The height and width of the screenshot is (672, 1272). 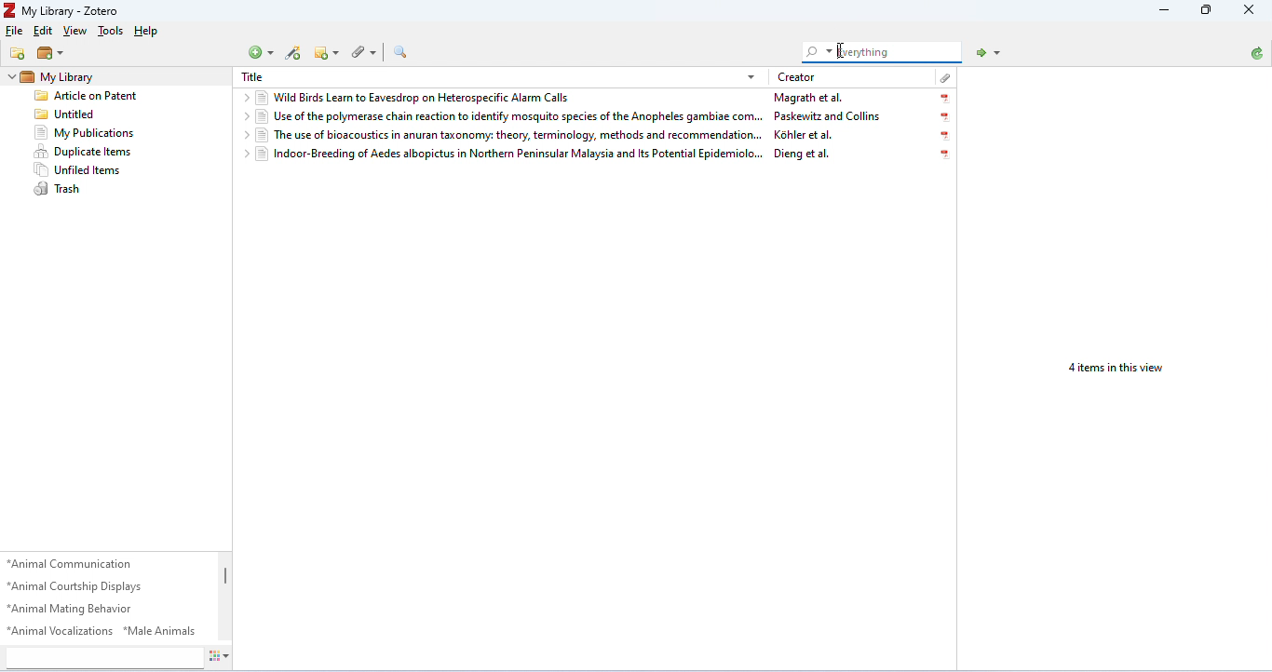 I want to click on The use of bioacoustics in anuran taxonomy: theory, terminology, methods and recommendation... Kohler et al., so click(x=596, y=136).